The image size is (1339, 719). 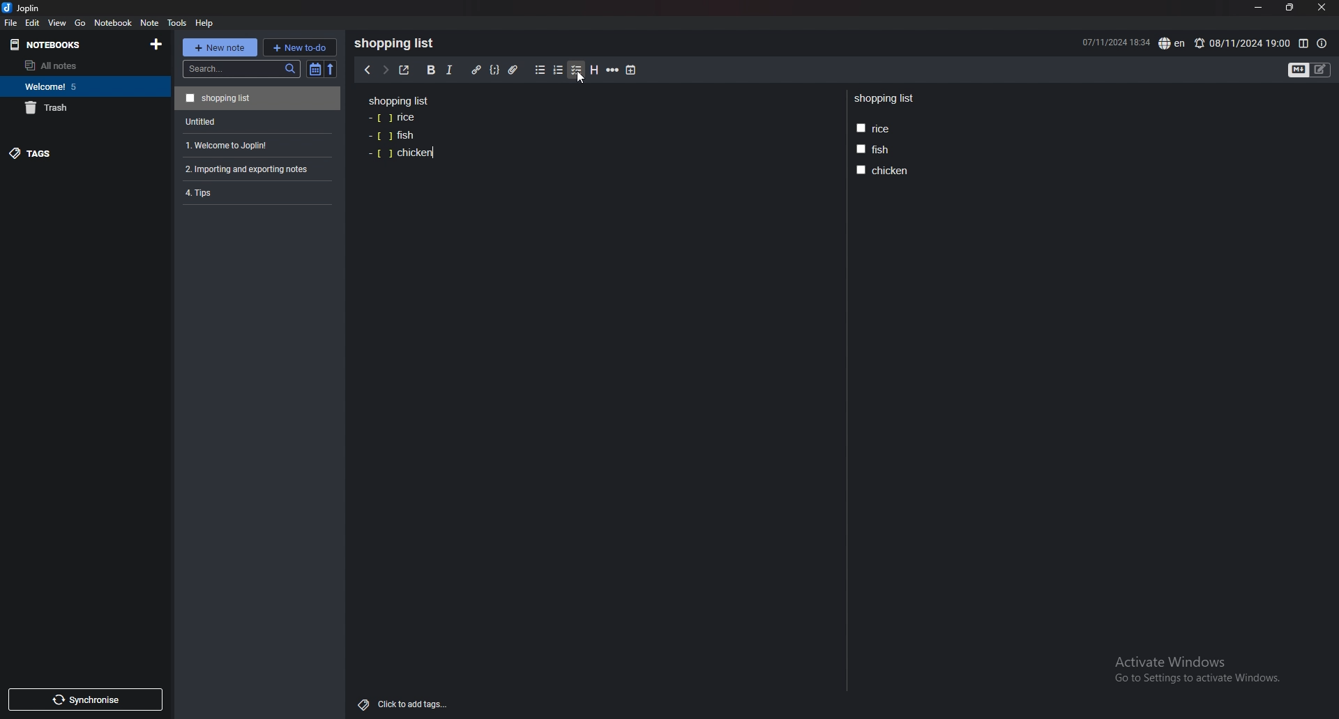 I want to click on code, so click(x=494, y=70).